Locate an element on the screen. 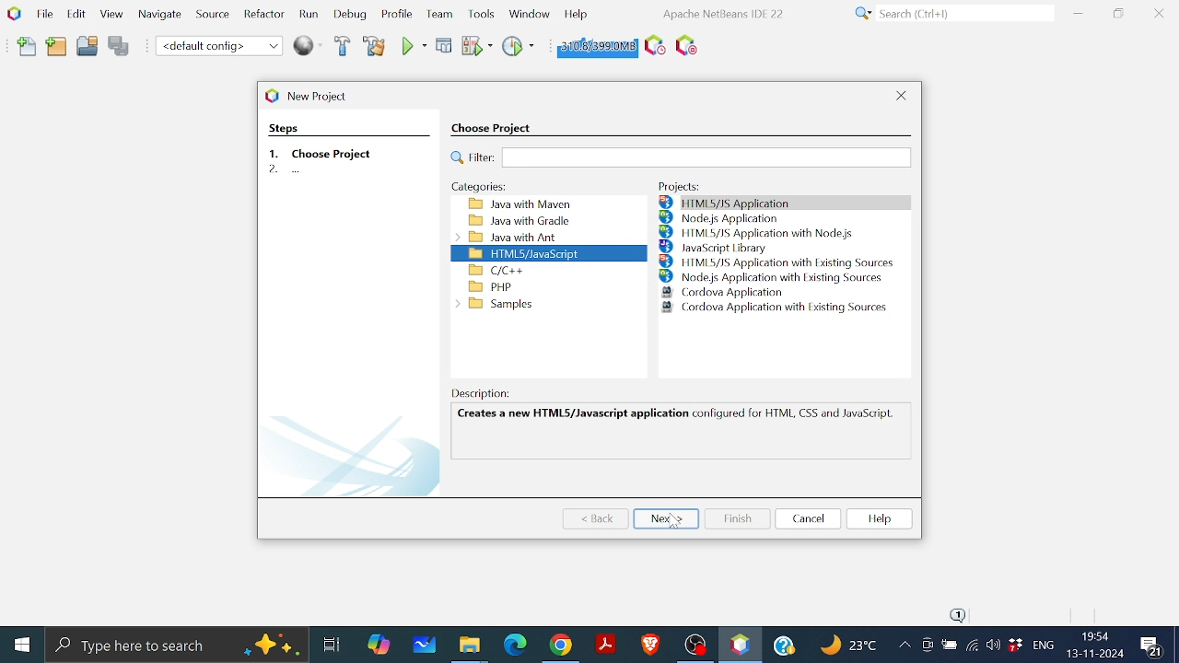 This screenshot has height=663, width=1179. Build project is located at coordinates (344, 47).